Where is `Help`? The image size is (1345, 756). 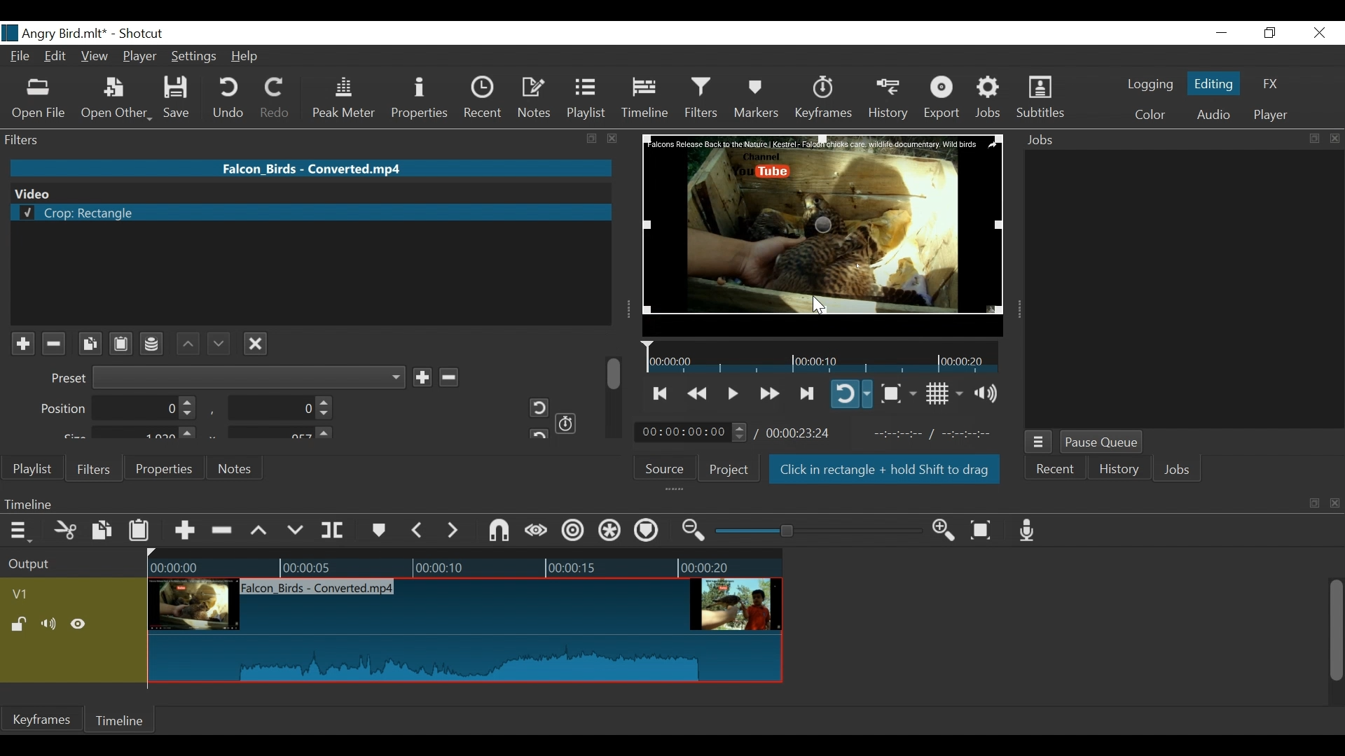
Help is located at coordinates (249, 56).